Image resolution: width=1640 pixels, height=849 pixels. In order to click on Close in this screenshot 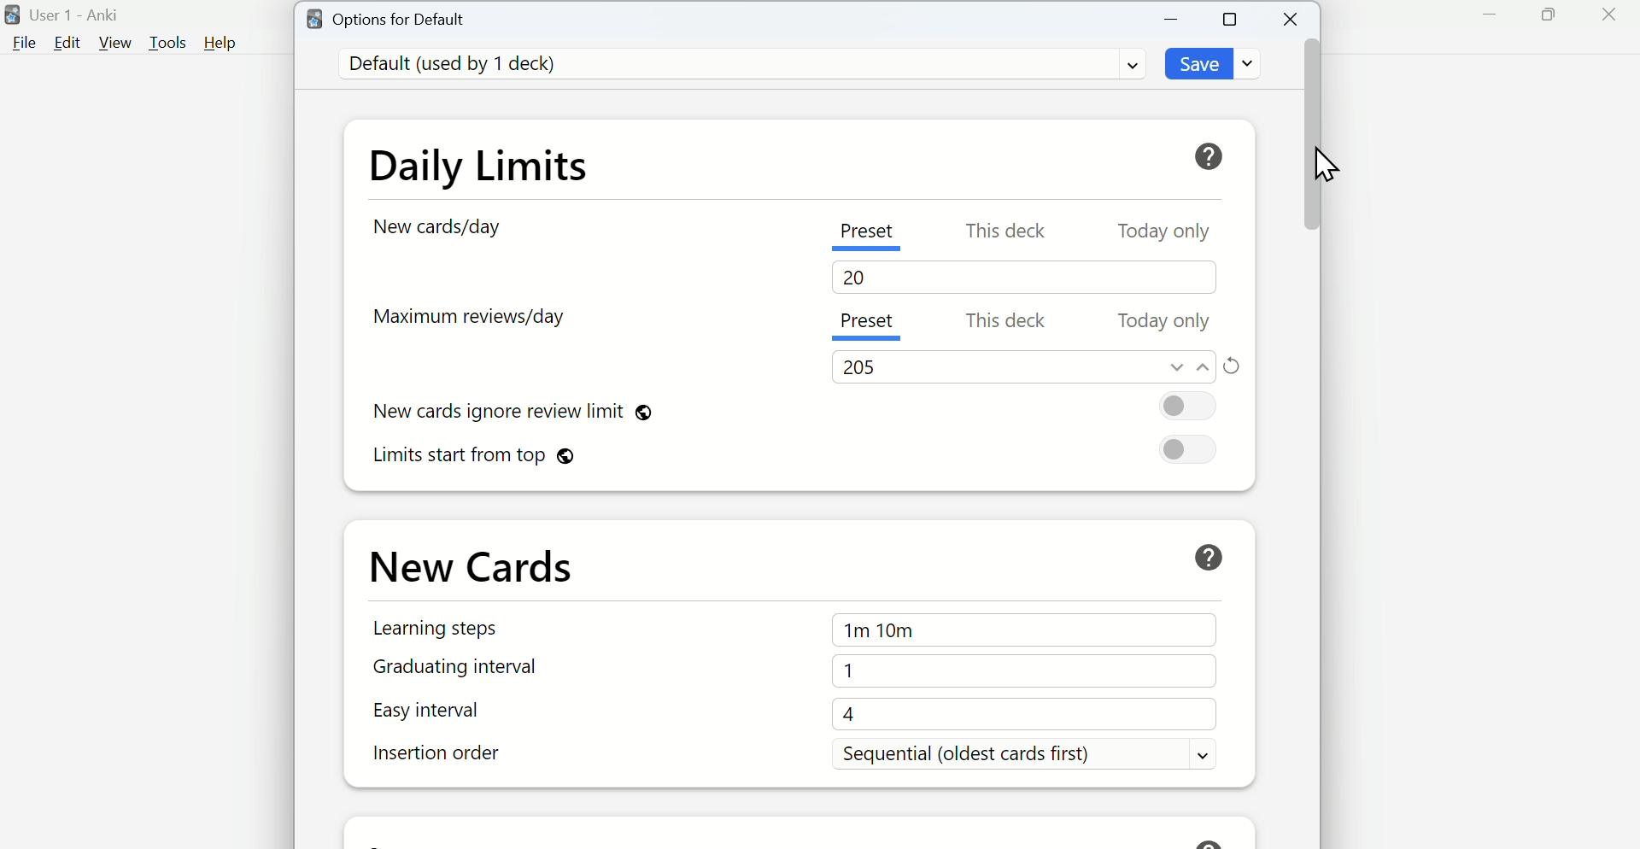, I will do `click(1292, 20)`.